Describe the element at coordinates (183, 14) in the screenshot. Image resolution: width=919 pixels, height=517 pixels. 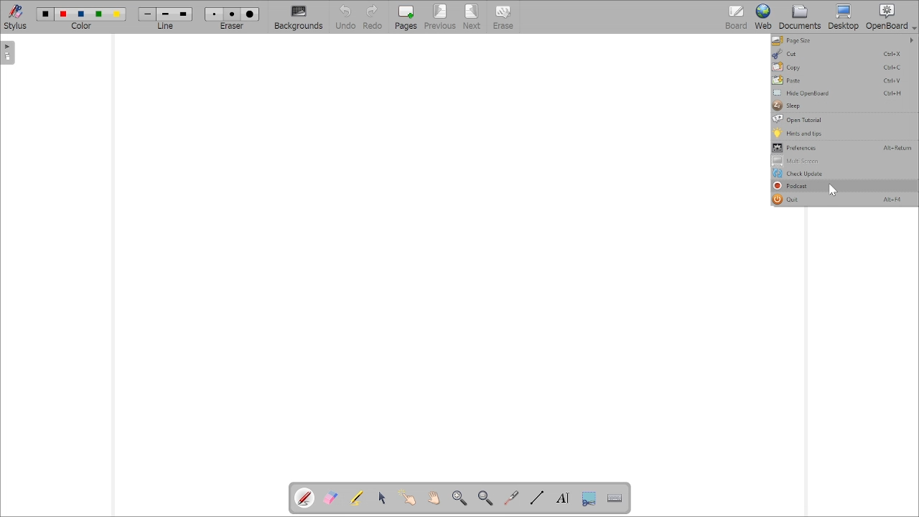
I see `line3` at that location.